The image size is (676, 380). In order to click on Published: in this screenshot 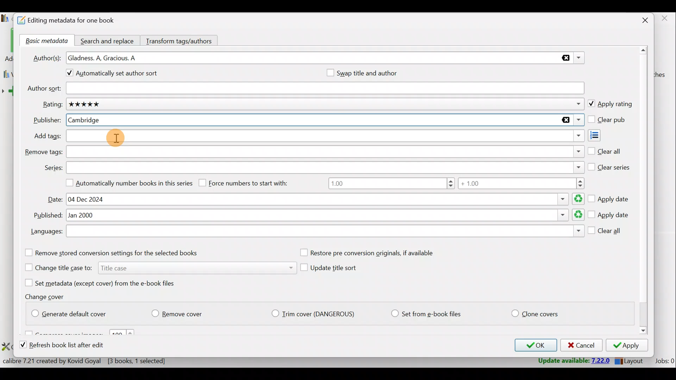, I will do `click(46, 216)`.